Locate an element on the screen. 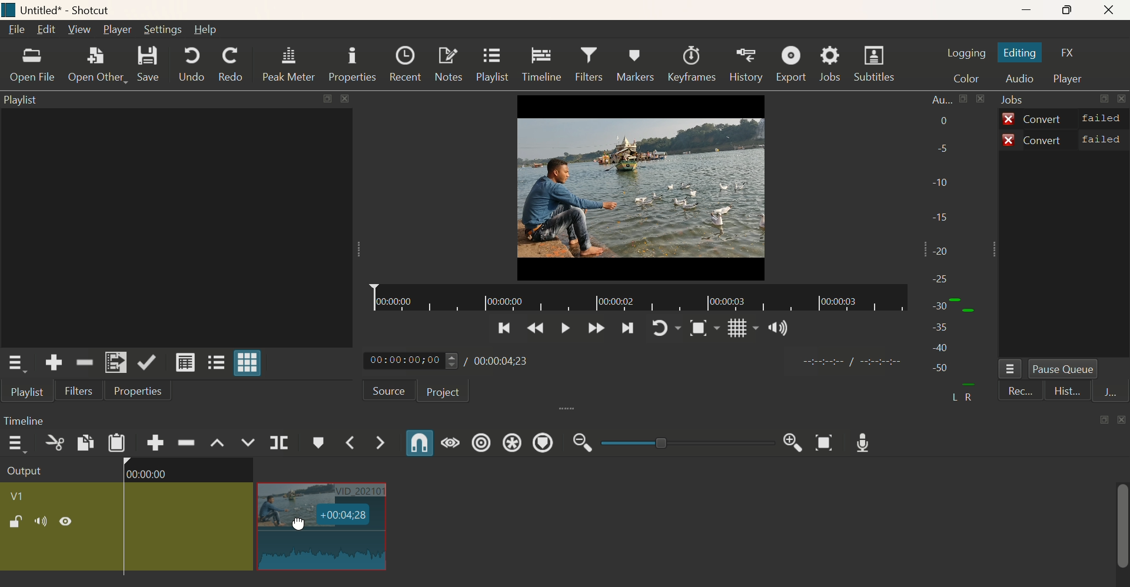   is located at coordinates (144, 395).